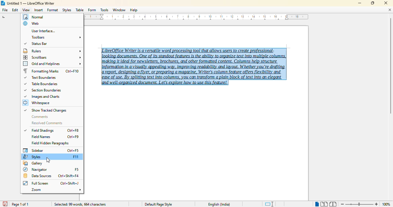 The width and height of the screenshot is (393, 207). What do you see at coordinates (80, 10) in the screenshot?
I see `table` at bounding box center [80, 10].